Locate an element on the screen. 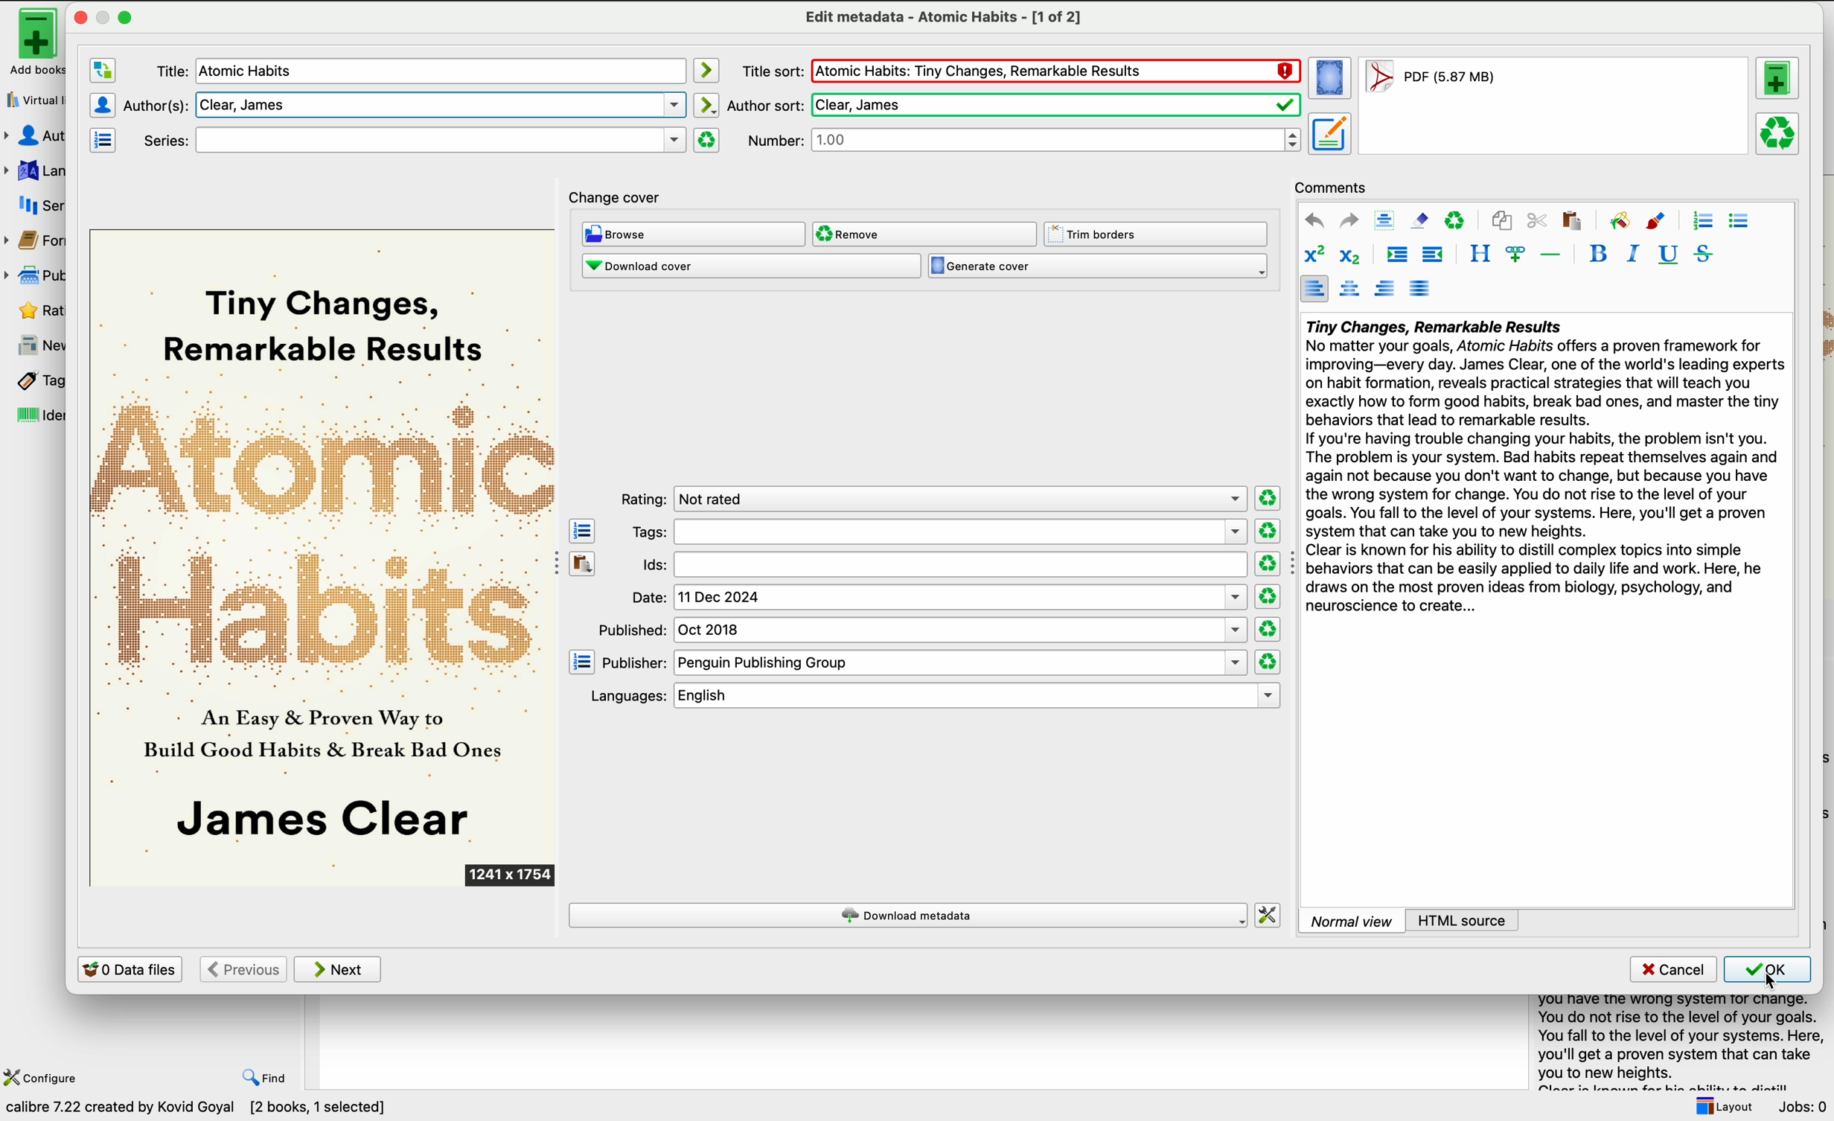 The height and width of the screenshot is (1121, 1834). clear rating is located at coordinates (1266, 563).